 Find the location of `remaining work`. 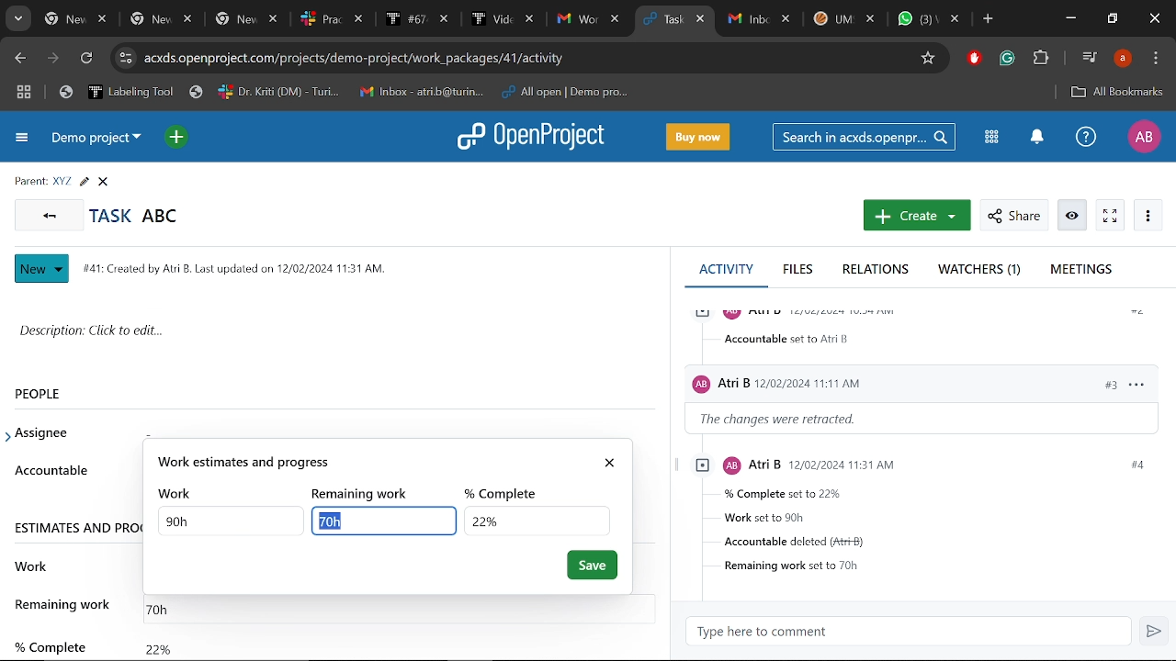

remaining work is located at coordinates (65, 604).